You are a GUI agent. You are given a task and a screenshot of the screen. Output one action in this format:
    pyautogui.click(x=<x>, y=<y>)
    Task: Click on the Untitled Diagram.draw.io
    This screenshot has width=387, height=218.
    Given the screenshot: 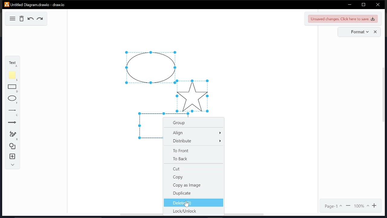 What is the action you would take?
    pyautogui.click(x=35, y=4)
    